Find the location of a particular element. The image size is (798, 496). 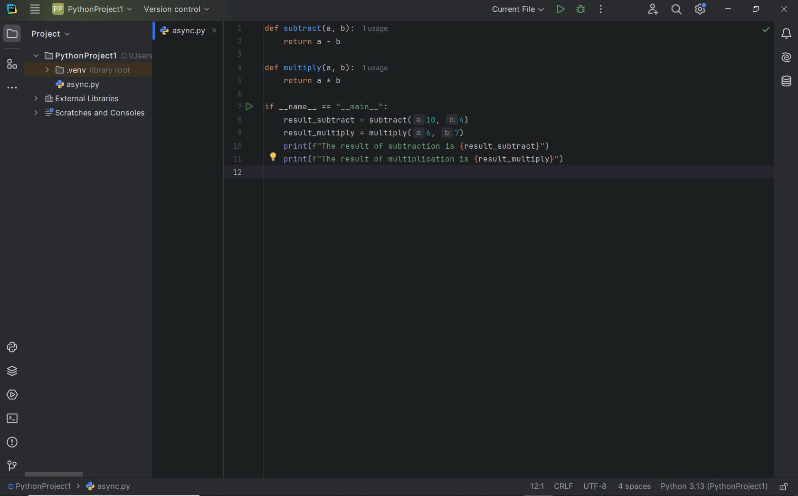

Code With Me is located at coordinates (653, 10).